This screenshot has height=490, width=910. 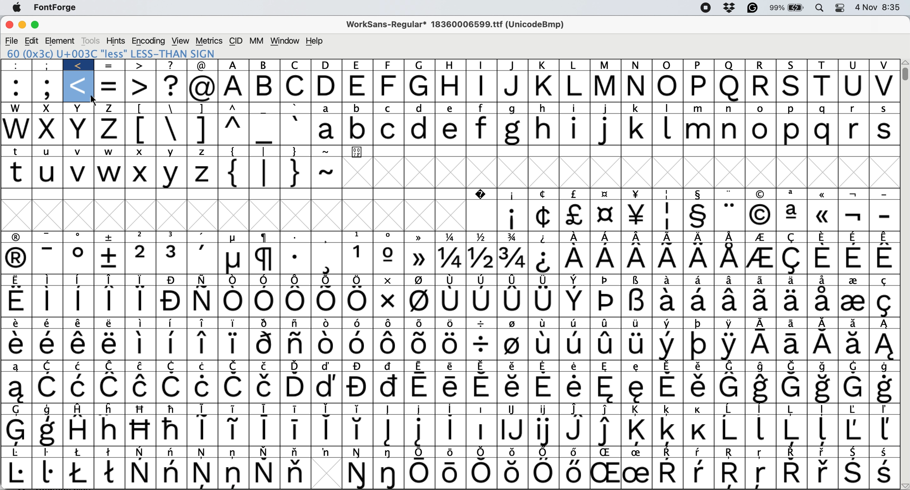 What do you see at coordinates (729, 453) in the screenshot?
I see `Symbol` at bounding box center [729, 453].